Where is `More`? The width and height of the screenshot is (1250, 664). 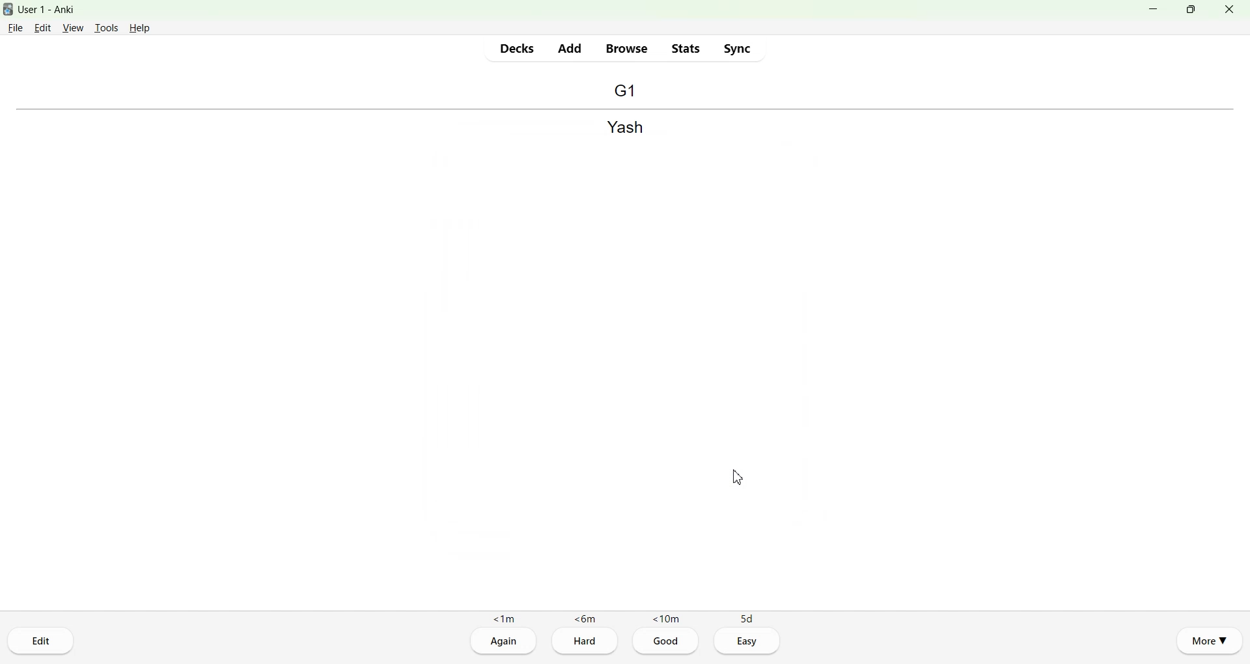
More is located at coordinates (1210, 639).